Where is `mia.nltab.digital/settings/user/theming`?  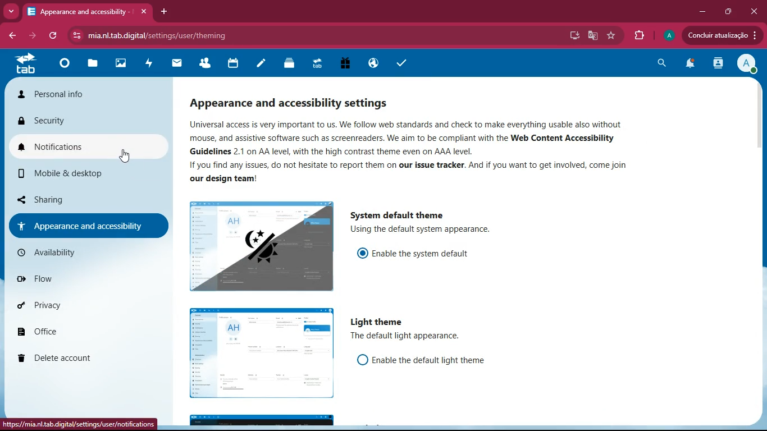 mia.nltab.digital/settings/user/theming is located at coordinates (158, 35).